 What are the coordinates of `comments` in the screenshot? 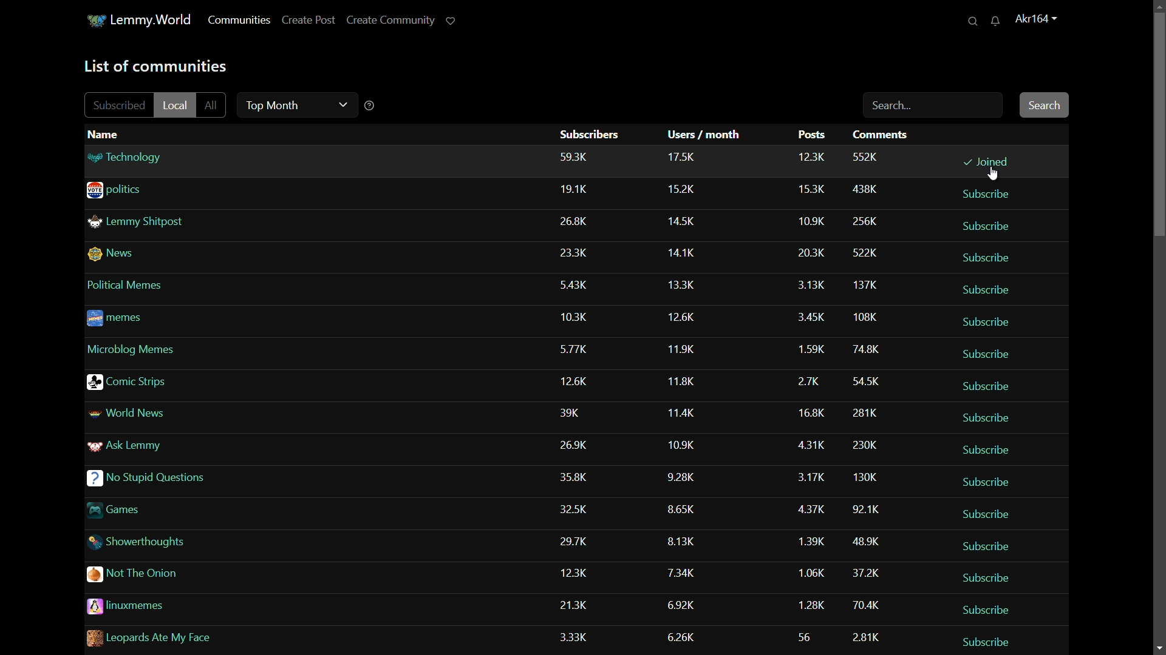 It's located at (867, 410).